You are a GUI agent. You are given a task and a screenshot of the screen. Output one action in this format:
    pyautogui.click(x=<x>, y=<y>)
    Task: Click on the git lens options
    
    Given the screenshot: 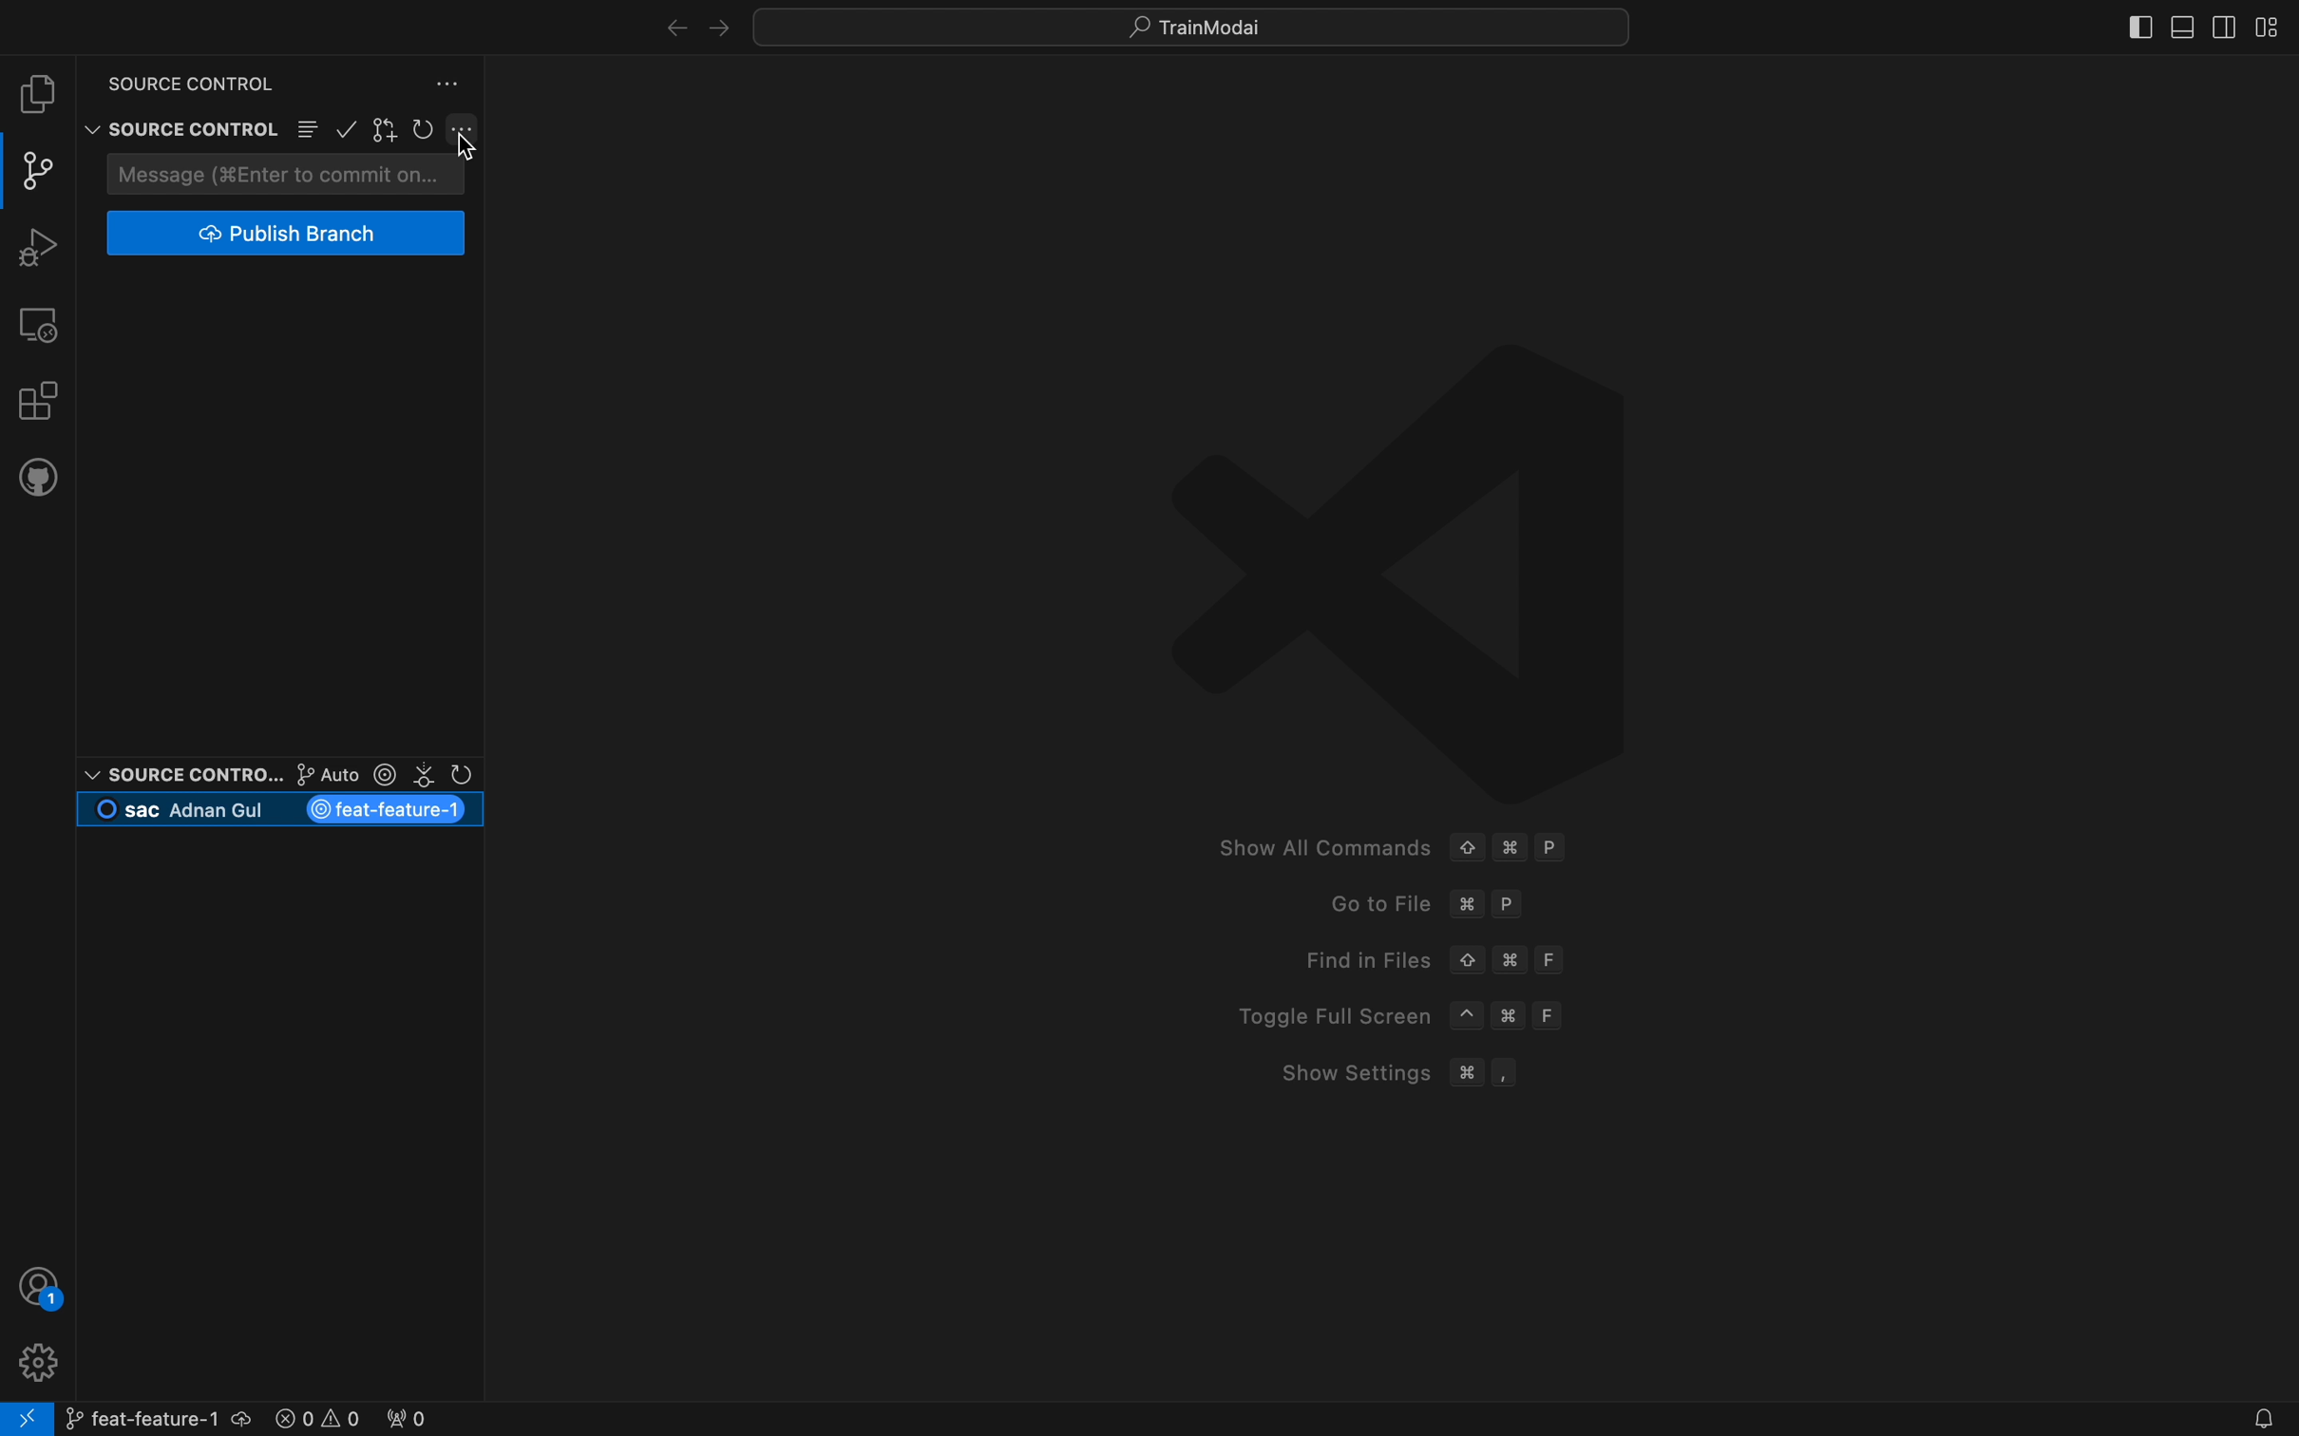 What is the action you would take?
    pyautogui.click(x=378, y=773)
    